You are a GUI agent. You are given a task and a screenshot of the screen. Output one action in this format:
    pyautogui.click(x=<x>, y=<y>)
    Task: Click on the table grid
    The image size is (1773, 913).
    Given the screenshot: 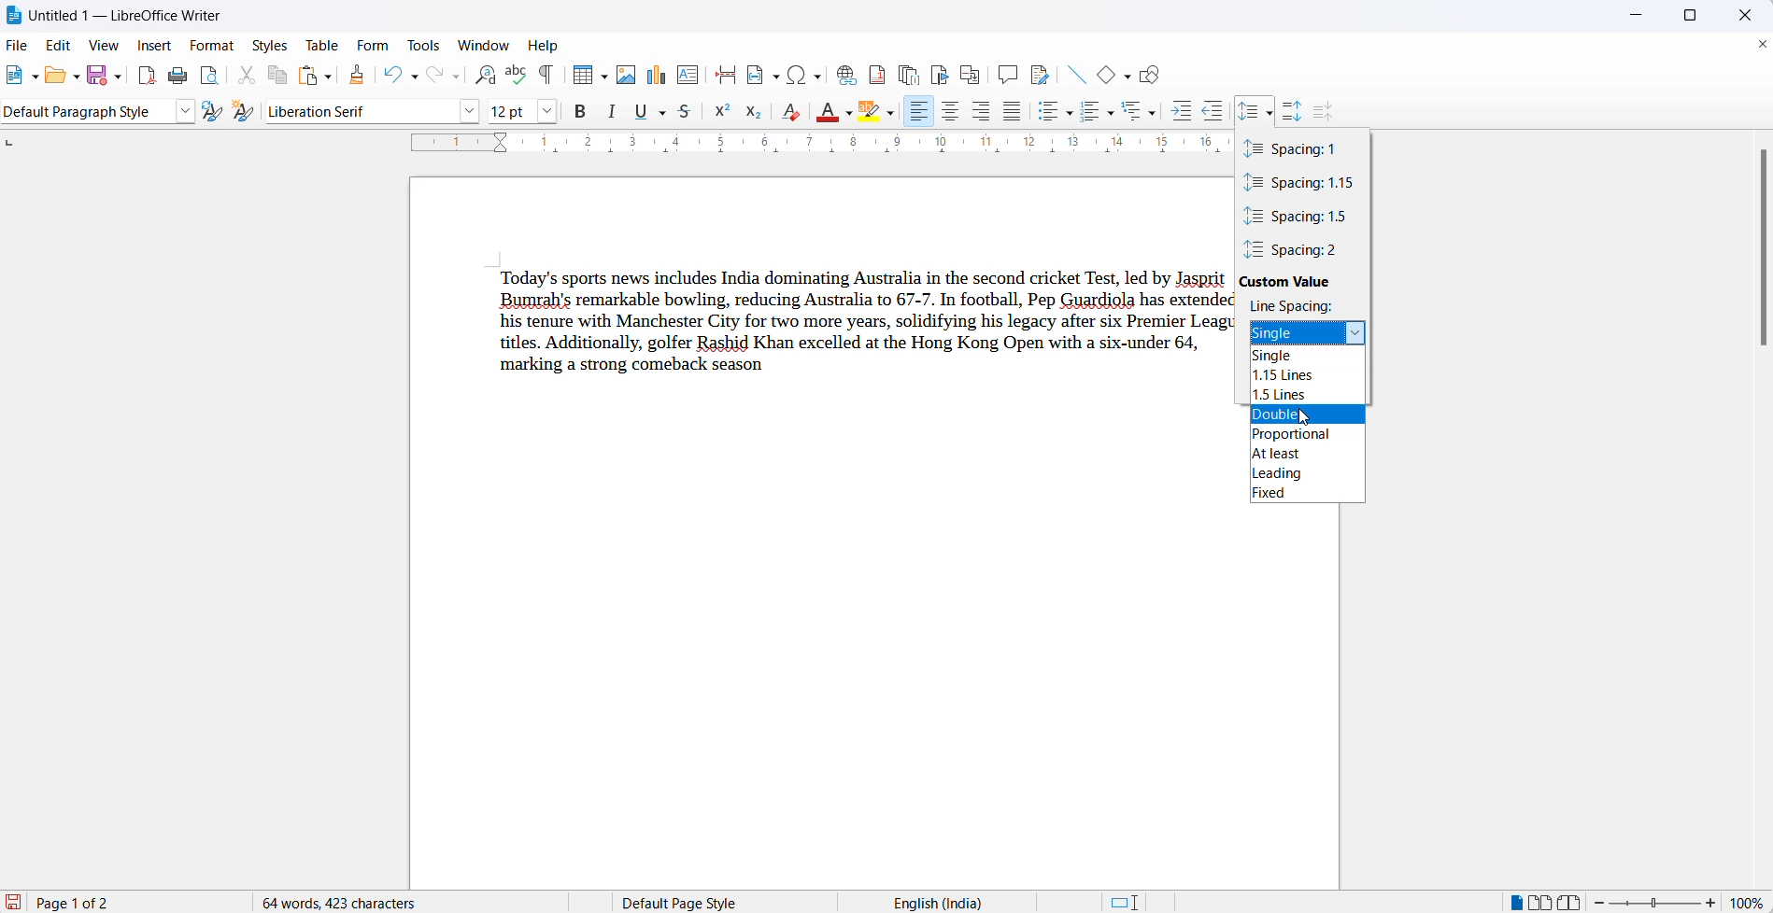 What is the action you would take?
    pyautogui.click(x=603, y=79)
    